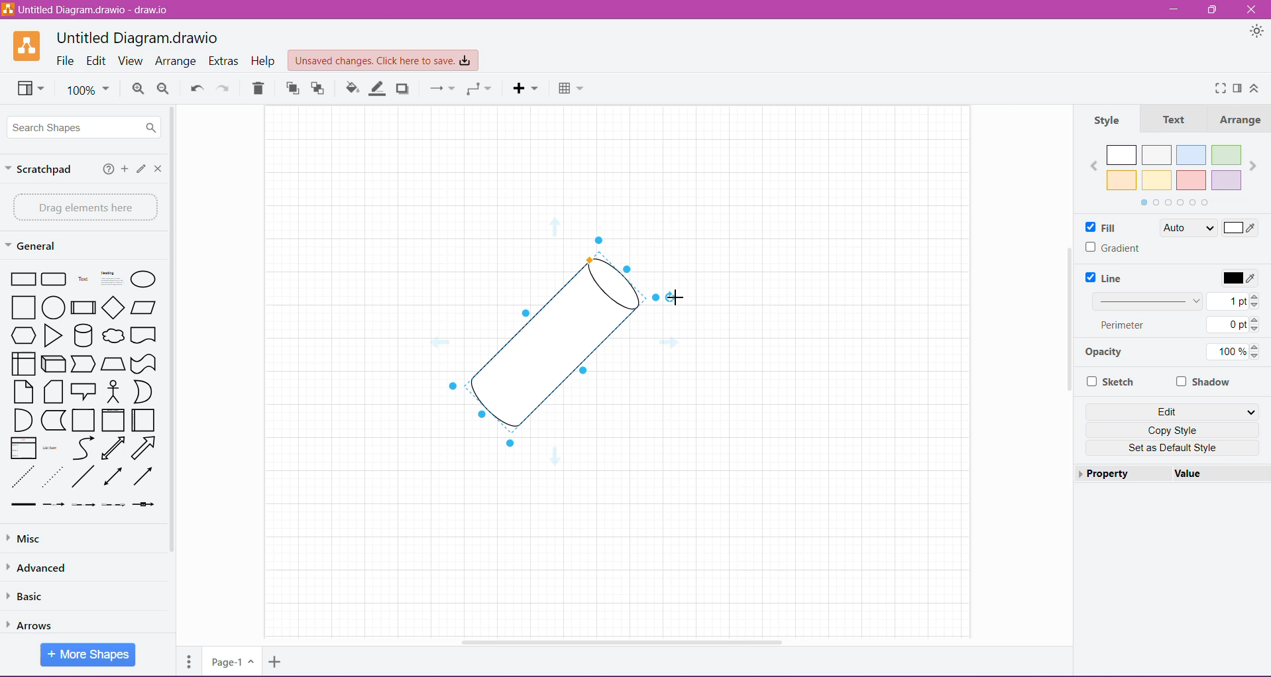 Image resolution: width=1271 pixels, height=677 pixels. What do you see at coordinates (1172, 448) in the screenshot?
I see `Set as Default Style` at bounding box center [1172, 448].